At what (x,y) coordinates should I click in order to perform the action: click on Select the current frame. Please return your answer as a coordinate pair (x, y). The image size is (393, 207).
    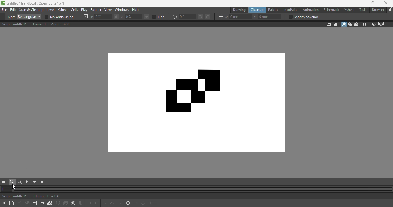
    Looking at the image, I should click on (7, 189).